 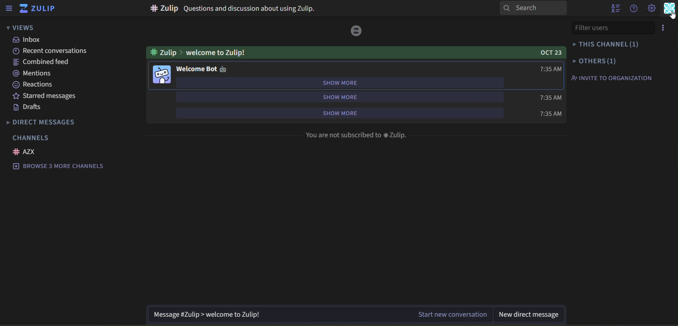 I want to click on direct messages, so click(x=45, y=122).